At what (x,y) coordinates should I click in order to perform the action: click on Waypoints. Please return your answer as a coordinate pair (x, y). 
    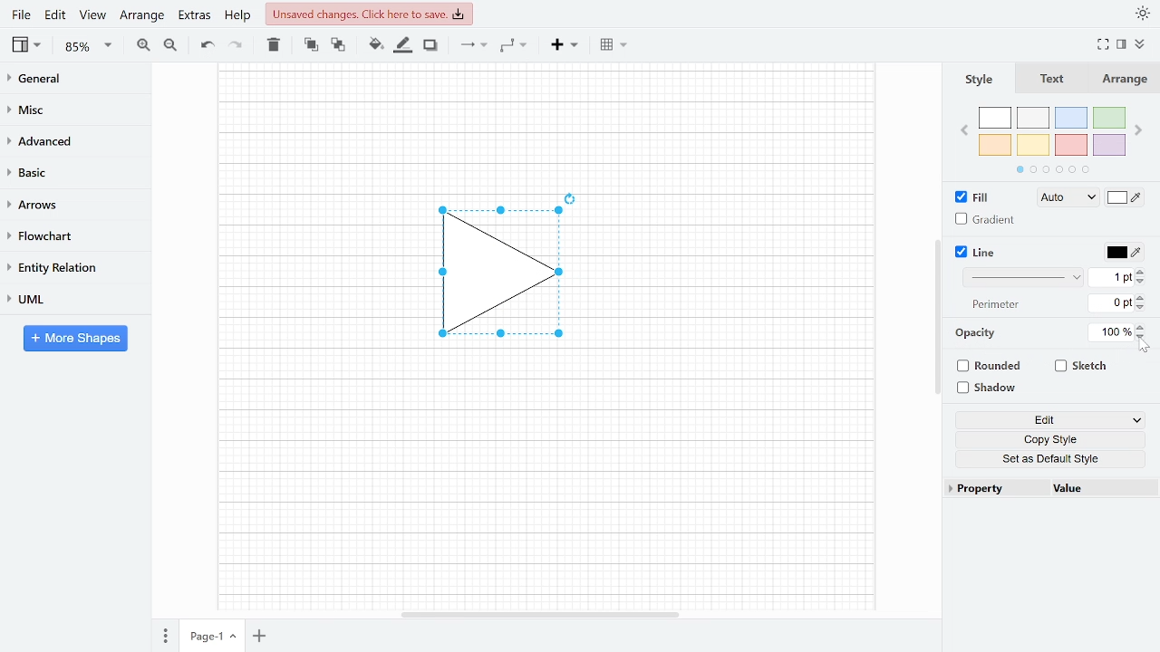
    Looking at the image, I should click on (515, 44).